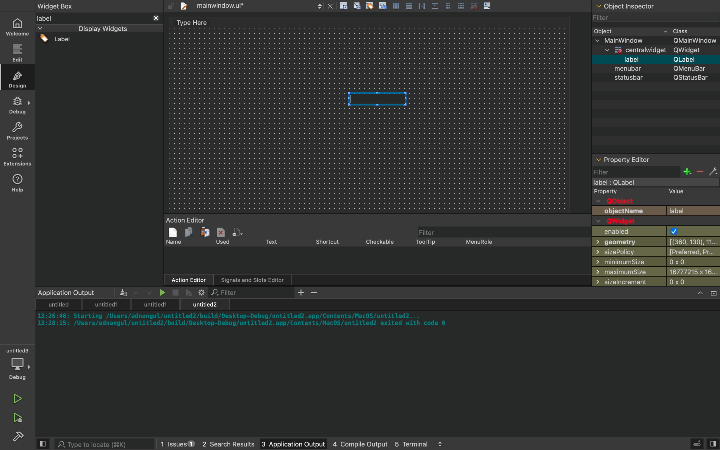 This screenshot has width=720, height=450. I want to click on extensions, so click(19, 157).